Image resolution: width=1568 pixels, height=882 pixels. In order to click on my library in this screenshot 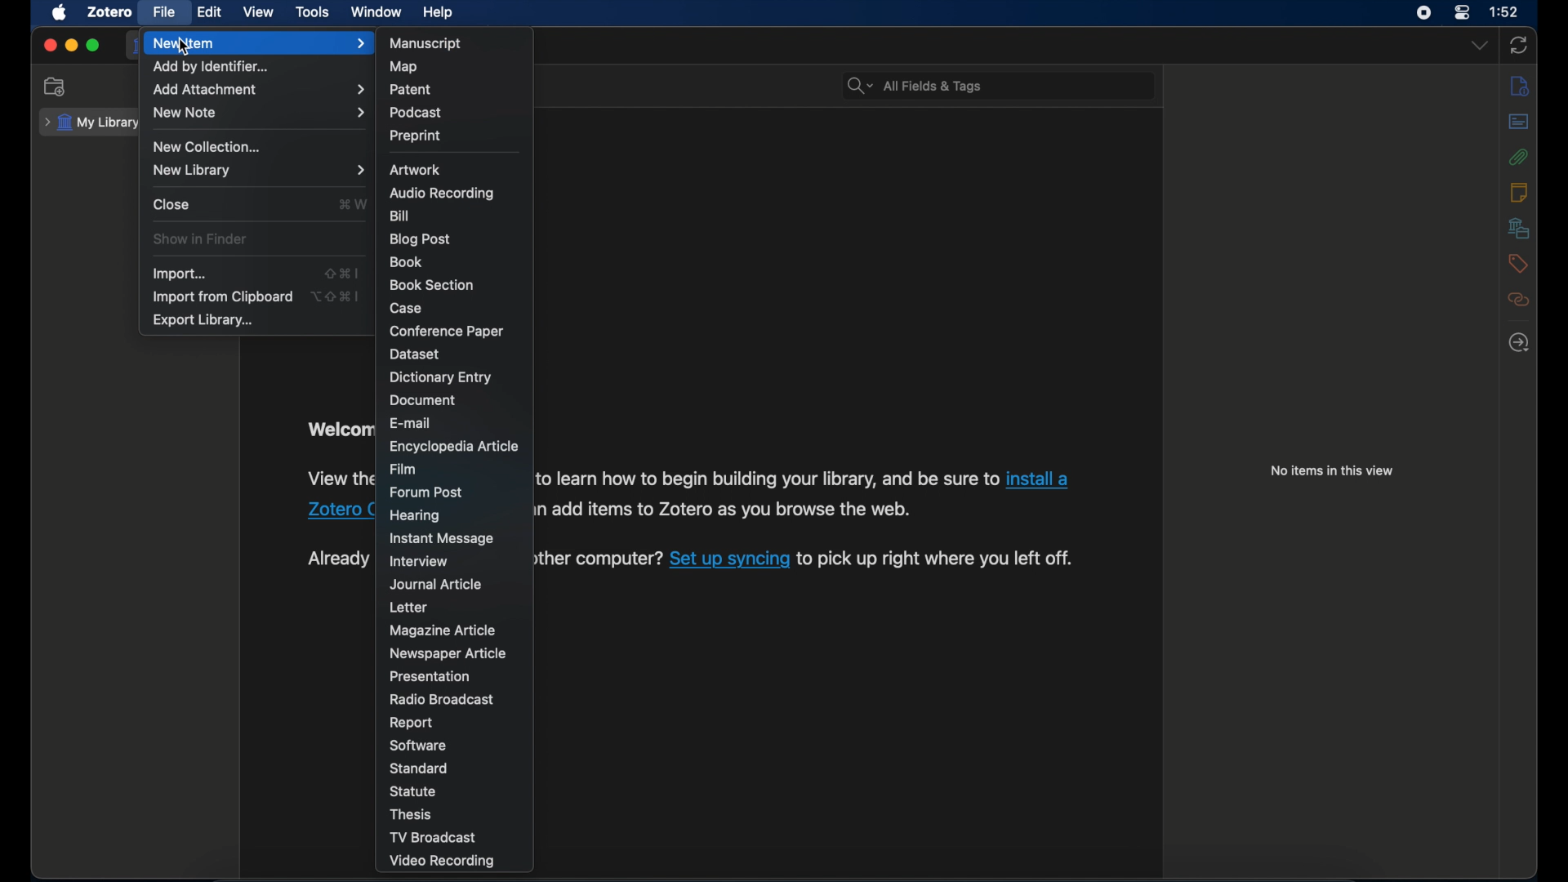, I will do `click(90, 123)`.